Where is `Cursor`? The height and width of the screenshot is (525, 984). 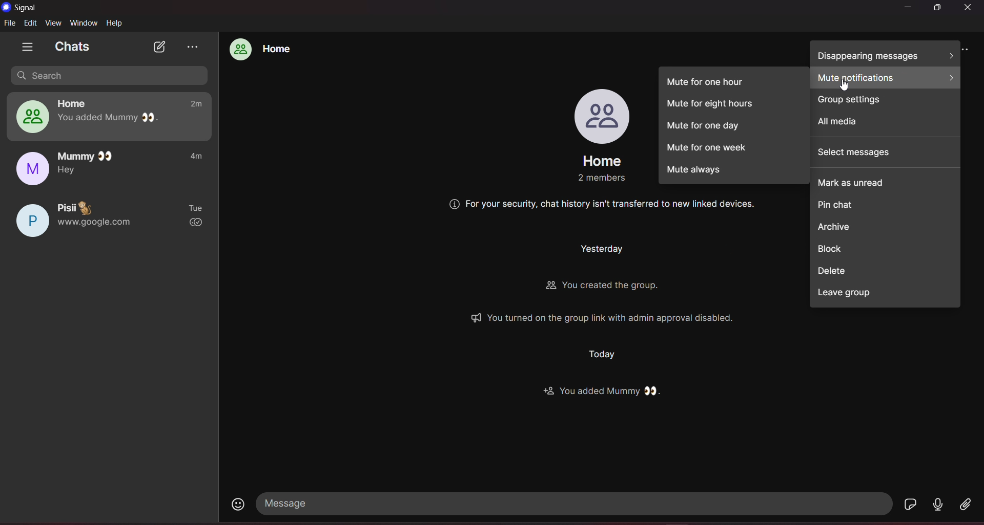
Cursor is located at coordinates (840, 86).